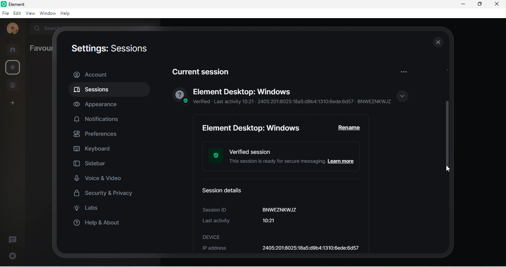 The width and height of the screenshot is (506, 267). What do you see at coordinates (402, 97) in the screenshot?
I see `show details` at bounding box center [402, 97].